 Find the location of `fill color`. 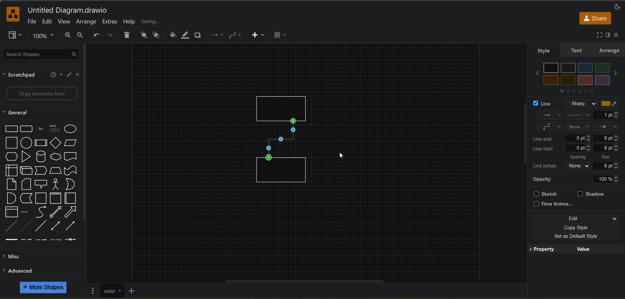

fill color is located at coordinates (172, 35).